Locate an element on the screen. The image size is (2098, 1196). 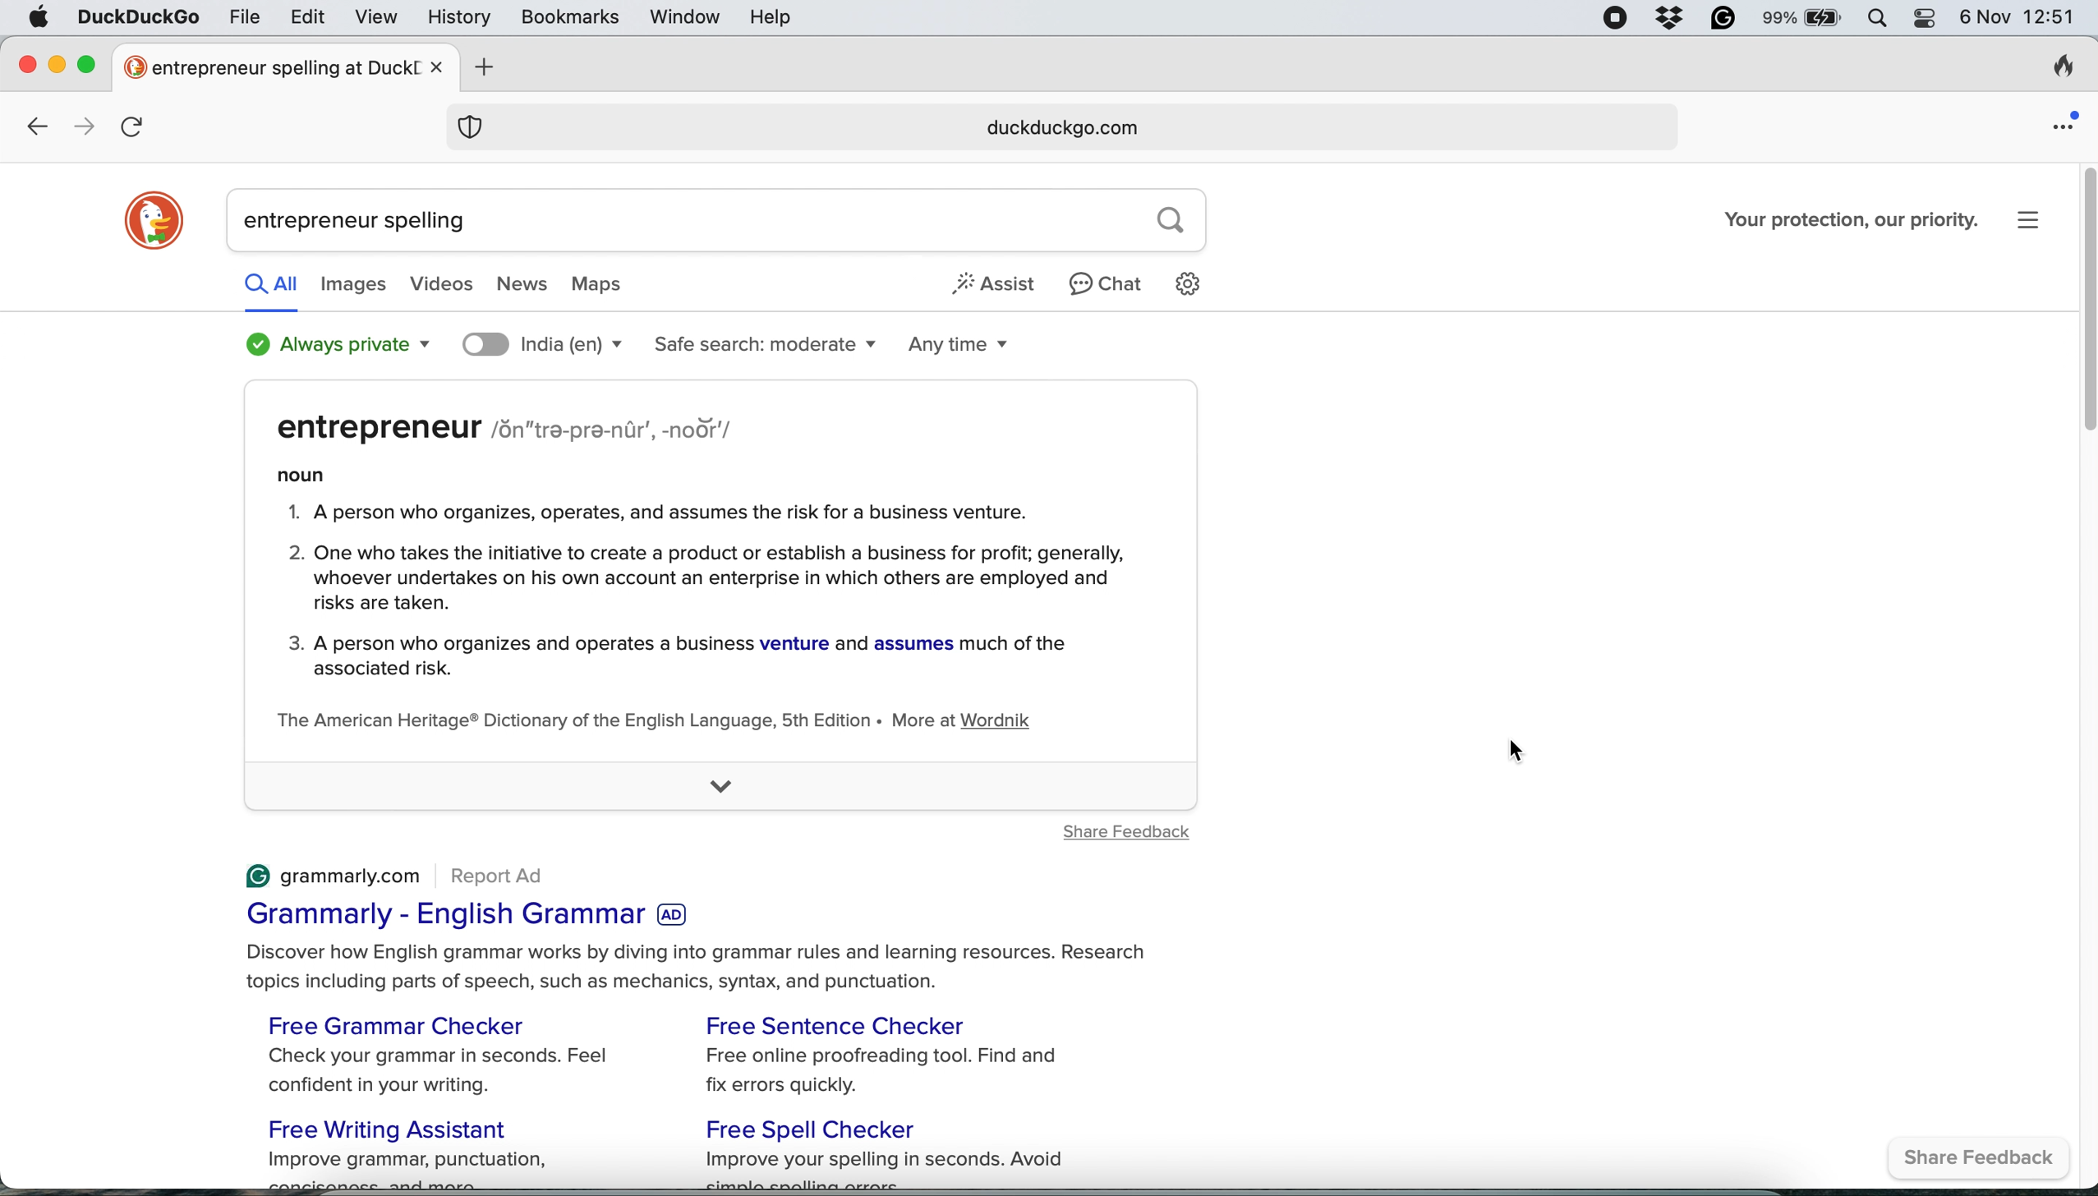
close is located at coordinates (28, 62).